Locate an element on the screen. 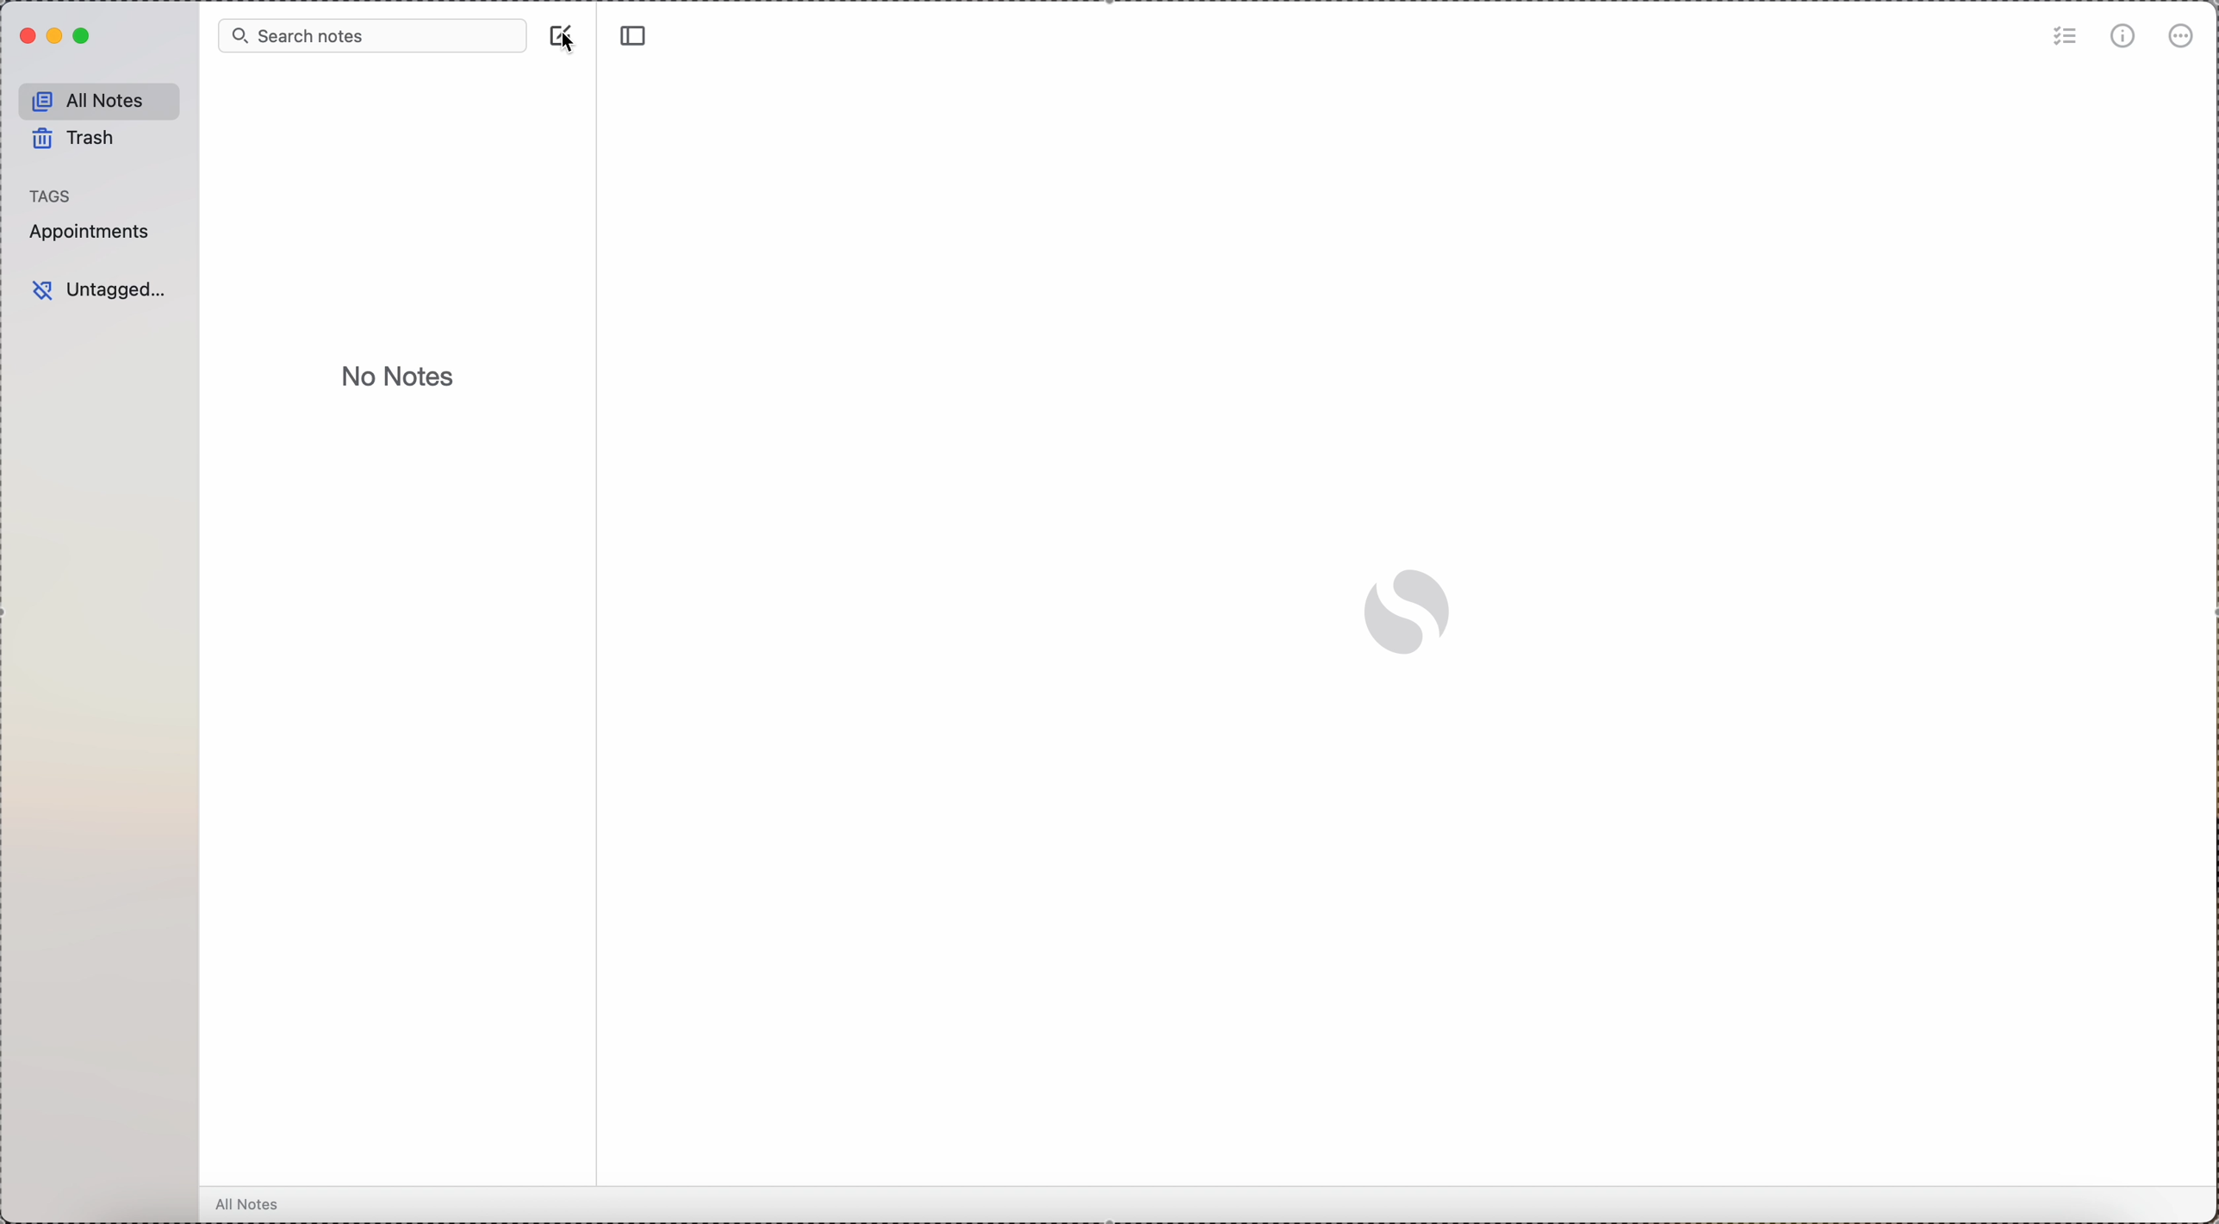  Simplenote logo is located at coordinates (1408, 612).